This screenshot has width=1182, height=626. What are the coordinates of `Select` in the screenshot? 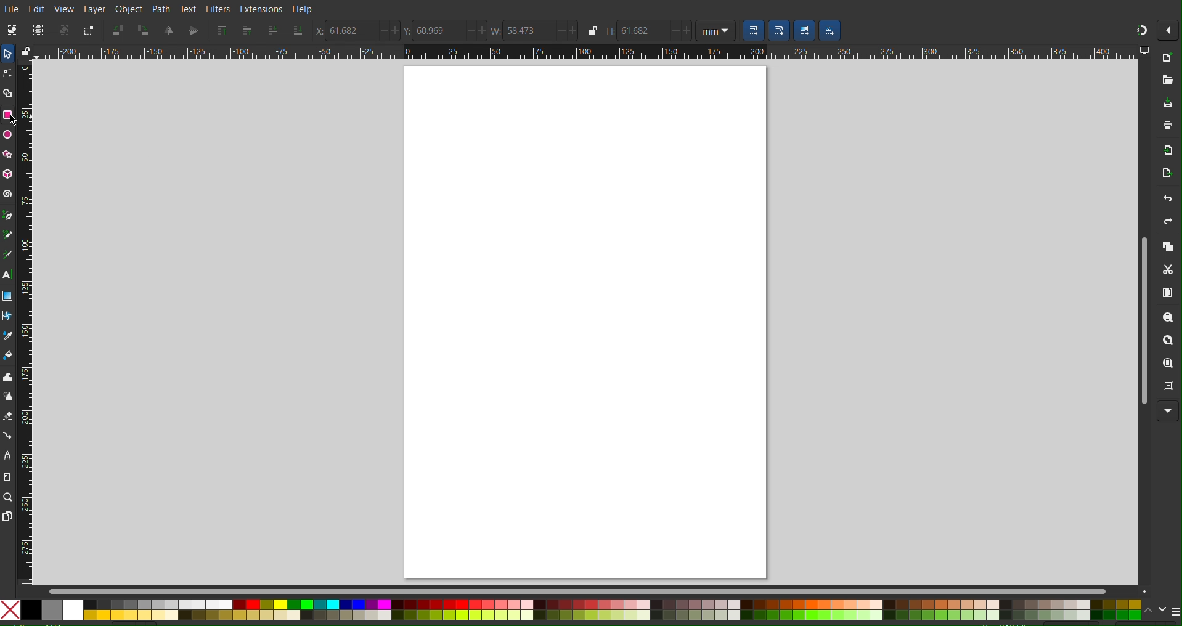 It's located at (7, 53).